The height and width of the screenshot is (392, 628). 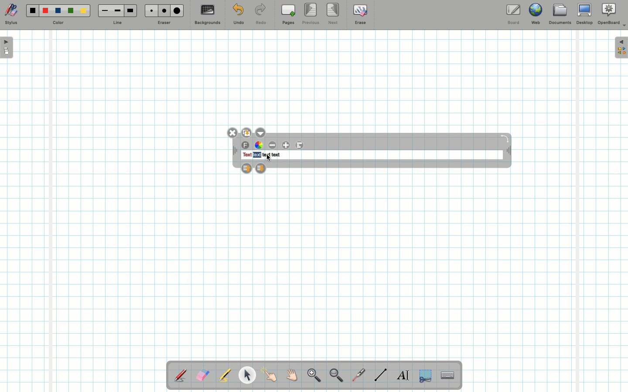 What do you see at coordinates (131, 10) in the screenshot?
I see `Large line` at bounding box center [131, 10].